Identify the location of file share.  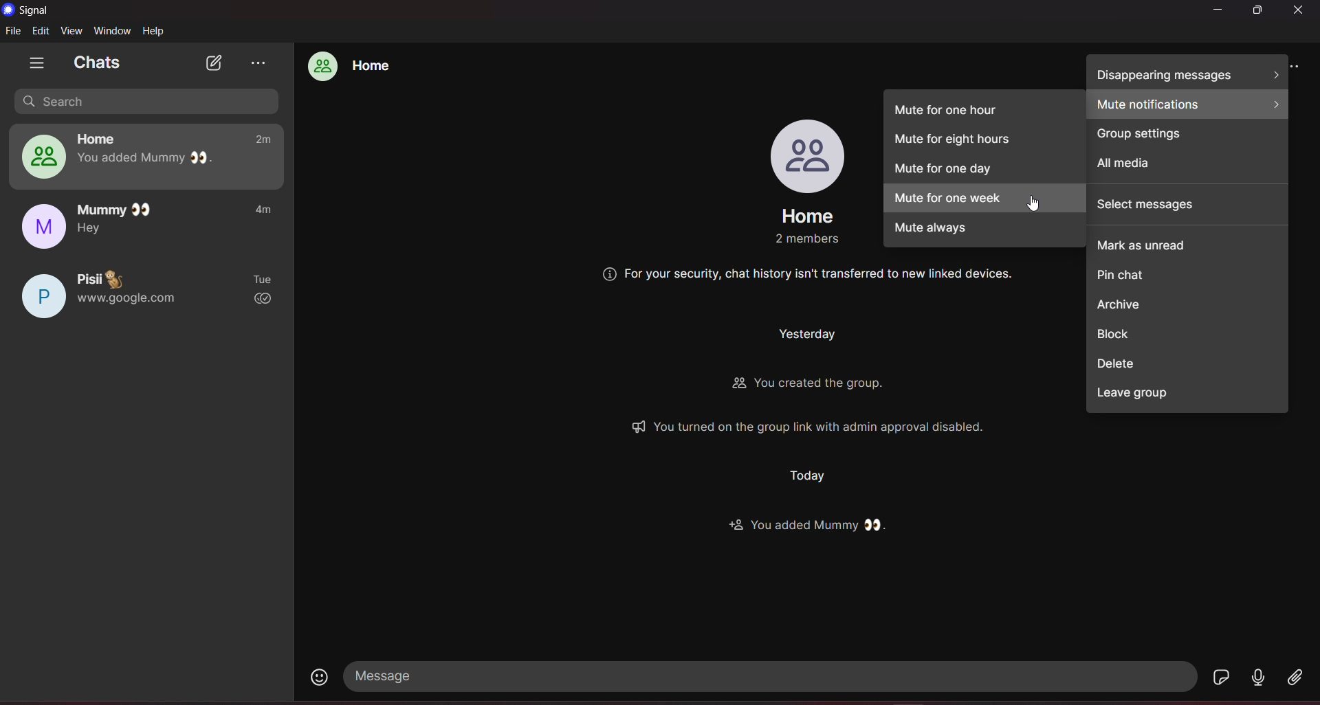
(1294, 678).